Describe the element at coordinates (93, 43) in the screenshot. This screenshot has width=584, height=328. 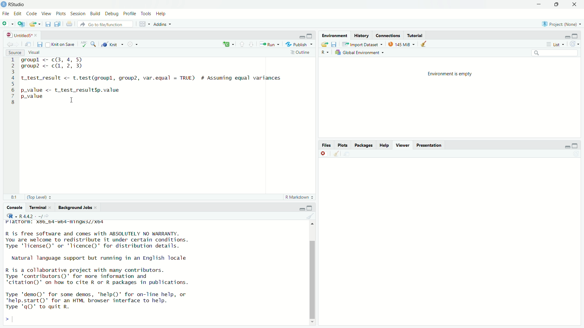
I see `search` at that location.